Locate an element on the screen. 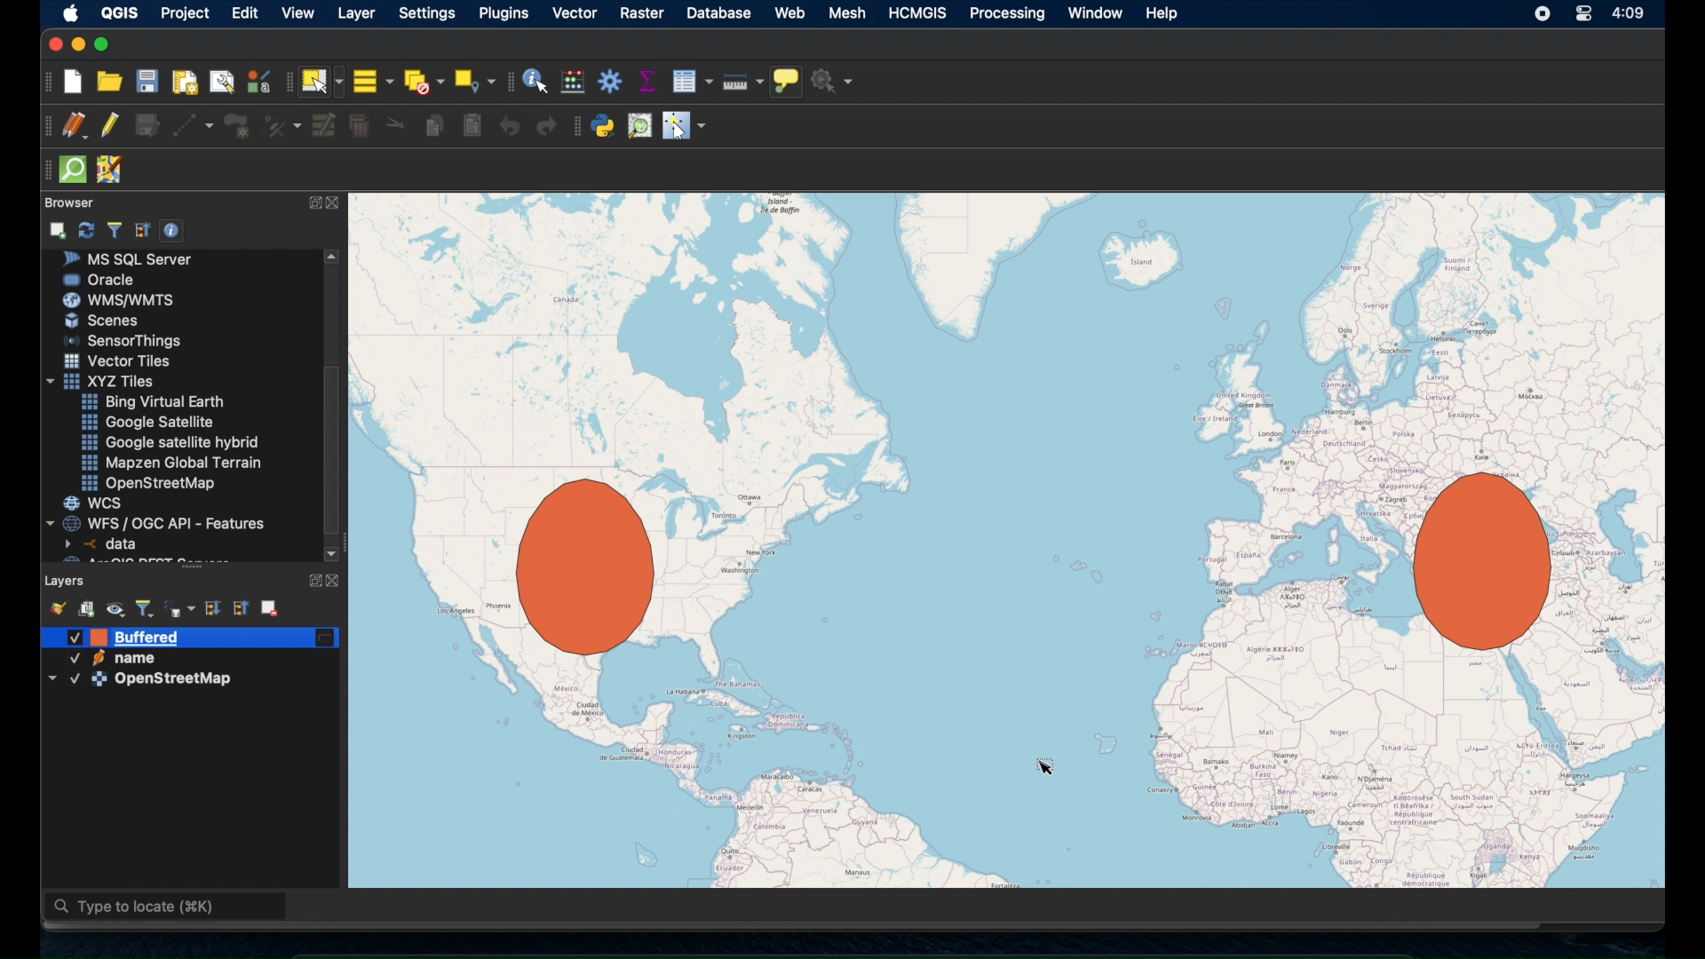 The image size is (1705, 959). redo is located at coordinates (542, 128).